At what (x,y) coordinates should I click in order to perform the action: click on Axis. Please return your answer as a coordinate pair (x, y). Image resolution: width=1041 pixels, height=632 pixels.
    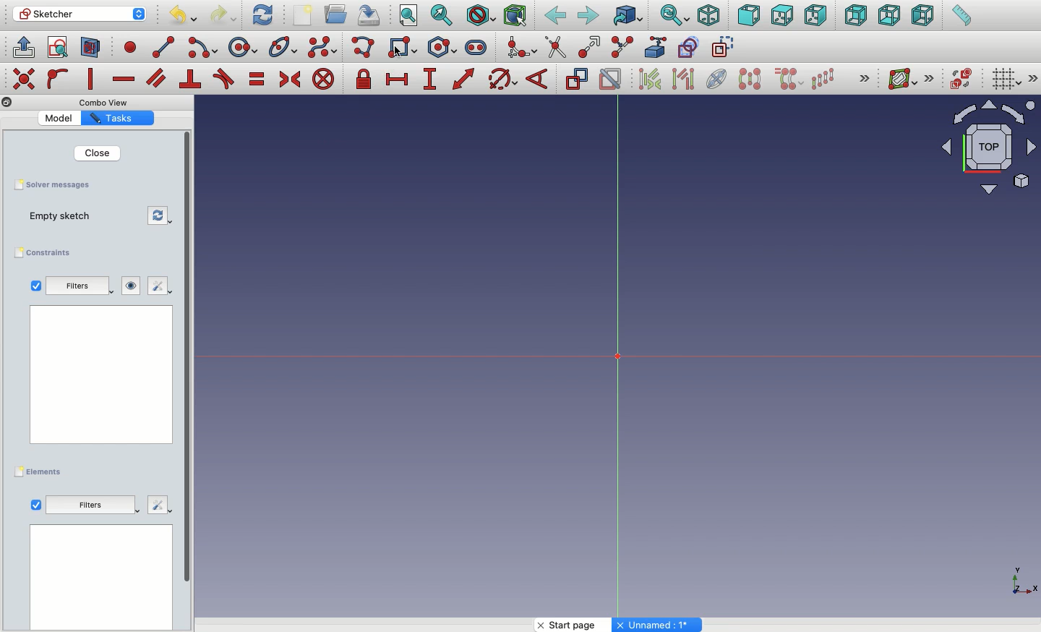
    Looking at the image, I should click on (1021, 576).